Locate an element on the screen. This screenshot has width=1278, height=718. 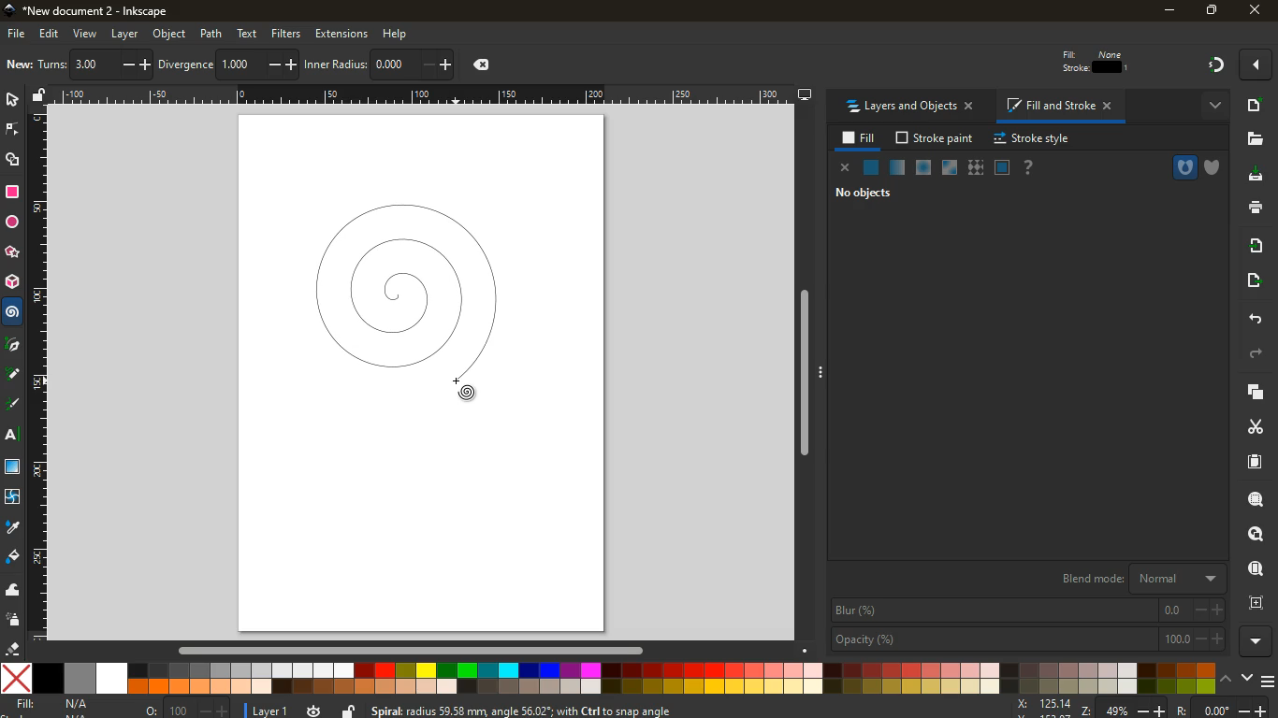
blur is located at coordinates (1027, 610).